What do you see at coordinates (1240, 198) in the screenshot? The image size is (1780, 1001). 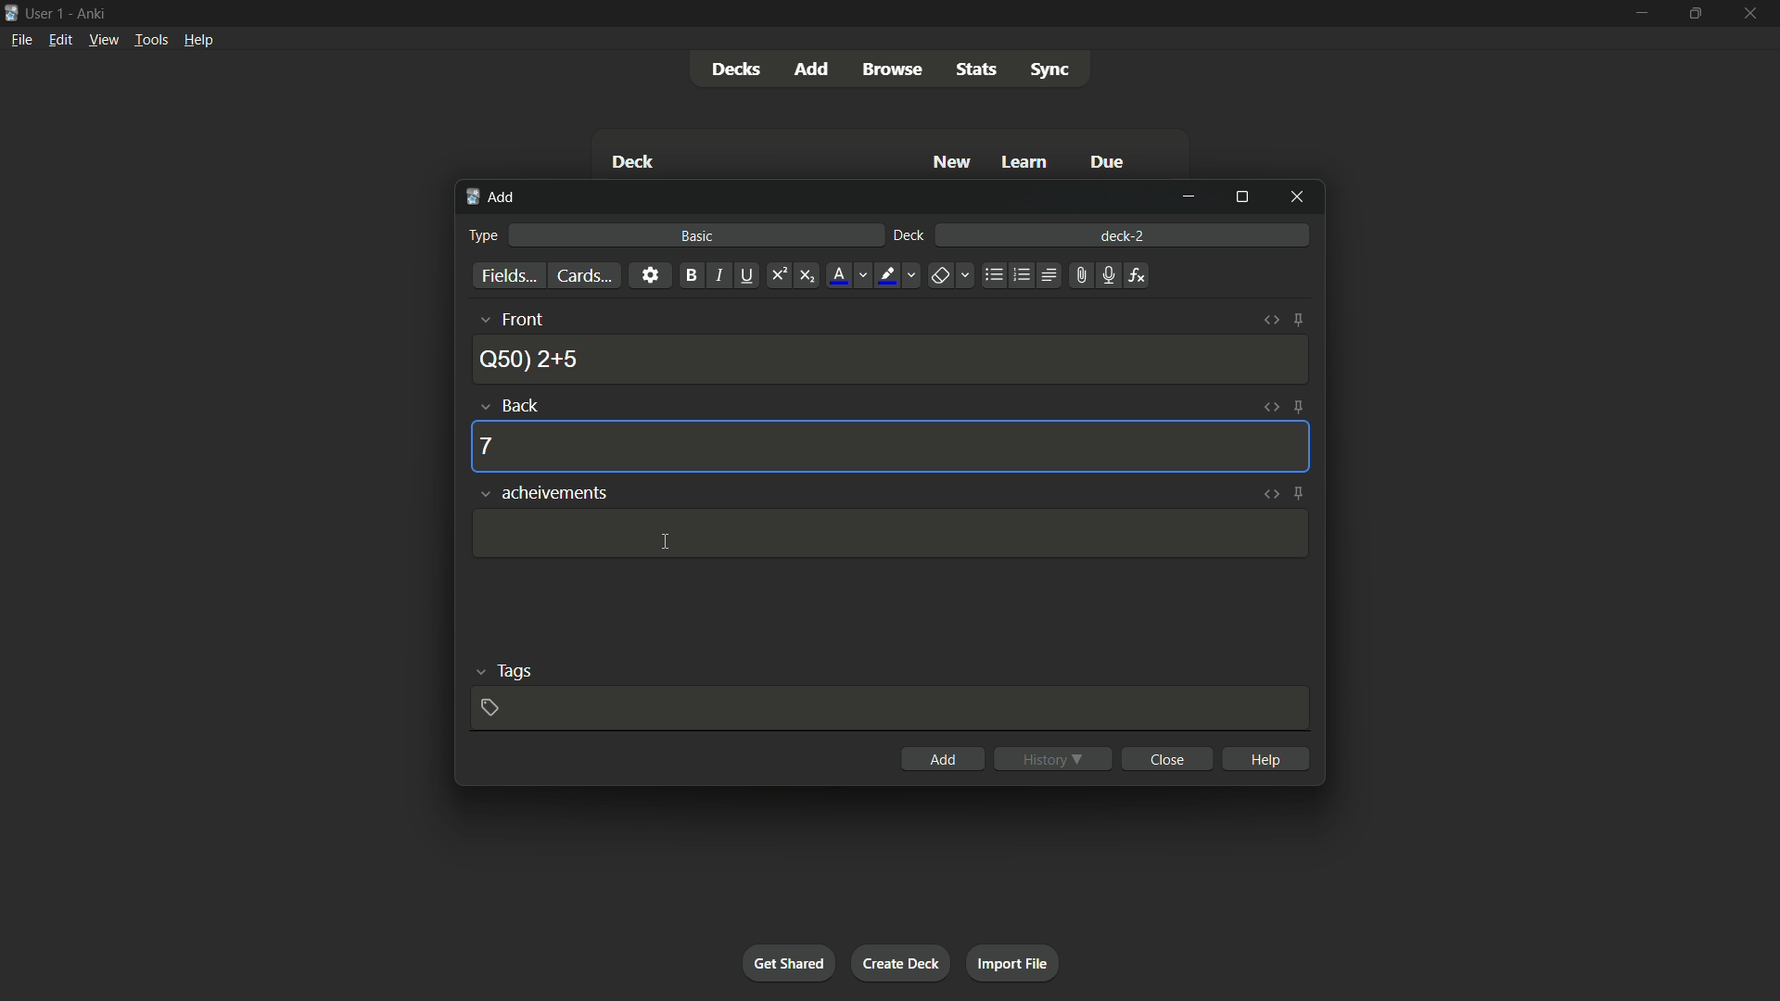 I see `maximize` at bounding box center [1240, 198].